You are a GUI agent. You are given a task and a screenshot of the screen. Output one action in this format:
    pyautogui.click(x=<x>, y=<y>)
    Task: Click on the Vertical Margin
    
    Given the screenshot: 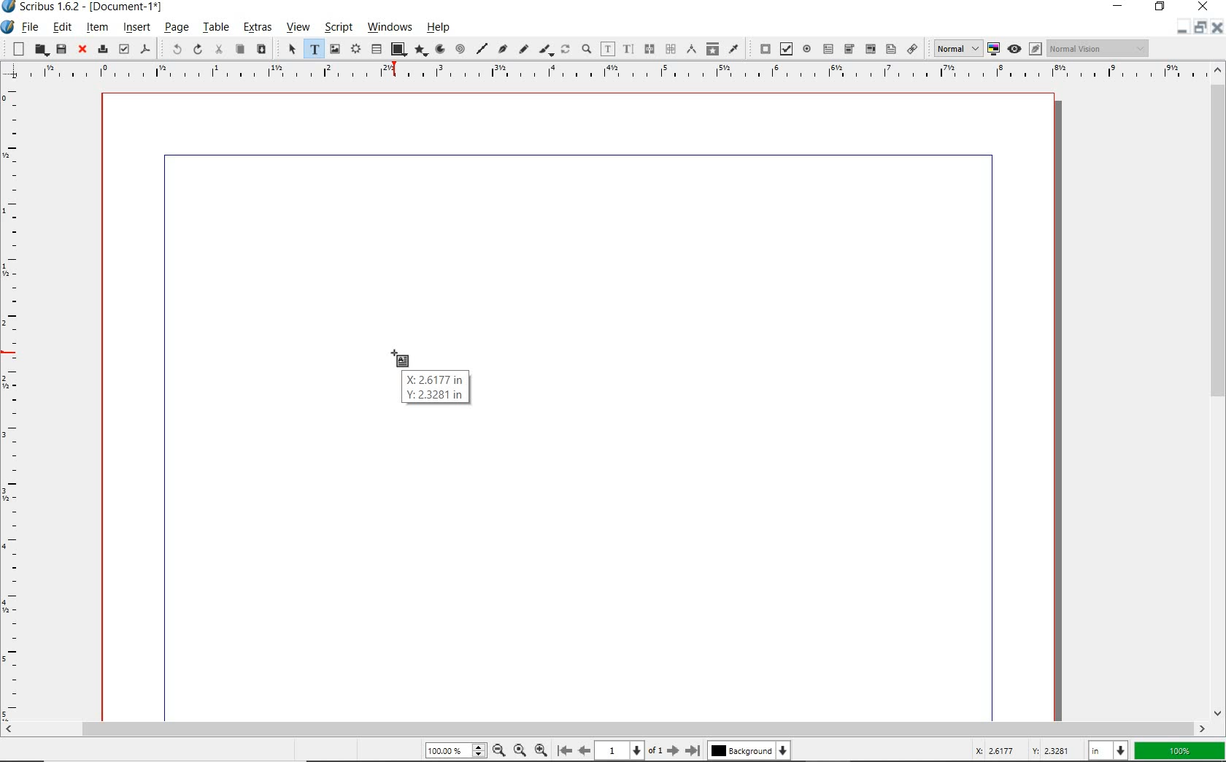 What is the action you would take?
    pyautogui.click(x=17, y=401)
    